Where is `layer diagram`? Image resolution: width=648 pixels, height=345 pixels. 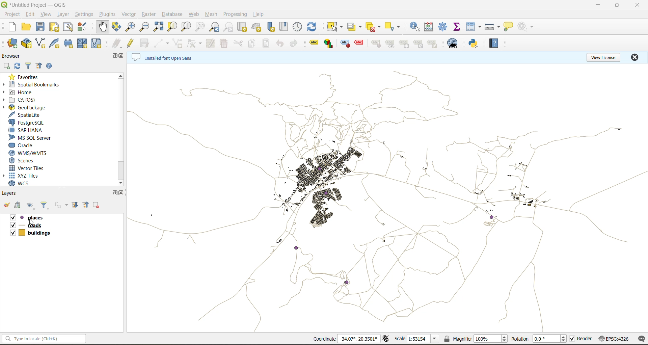 layer diagram is located at coordinates (329, 43).